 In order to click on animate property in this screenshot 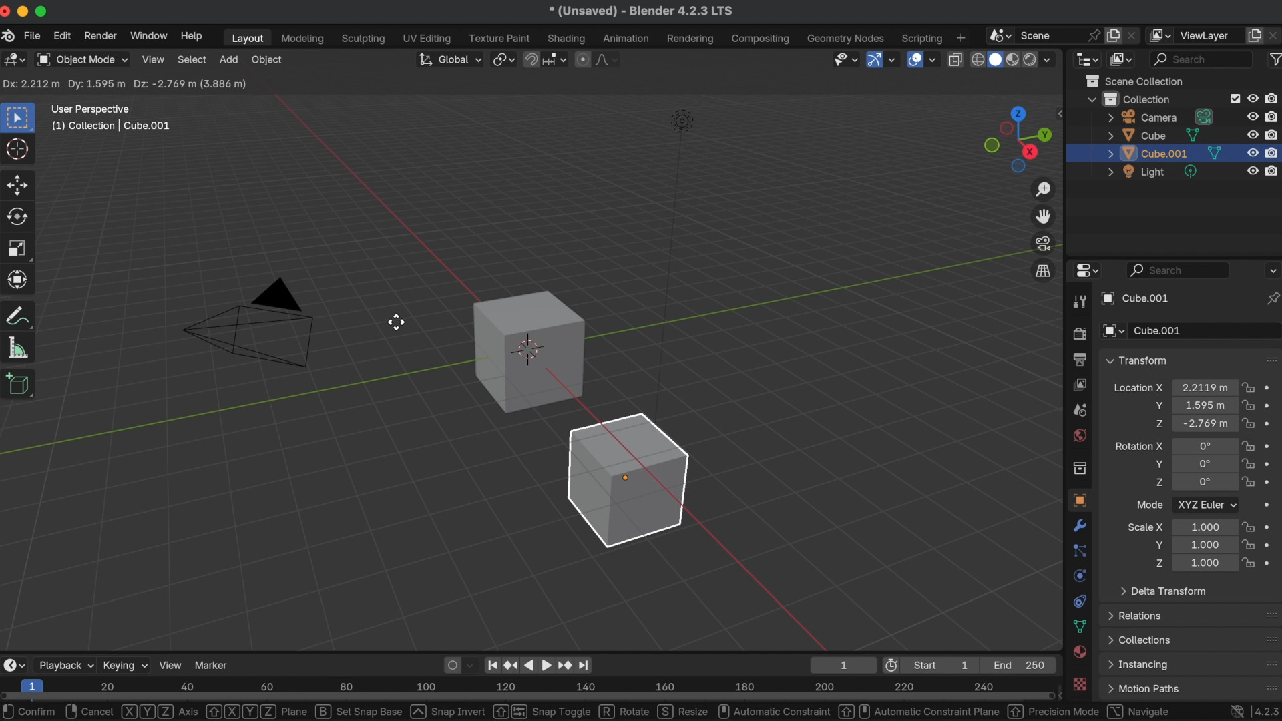, I will do `click(1271, 463)`.